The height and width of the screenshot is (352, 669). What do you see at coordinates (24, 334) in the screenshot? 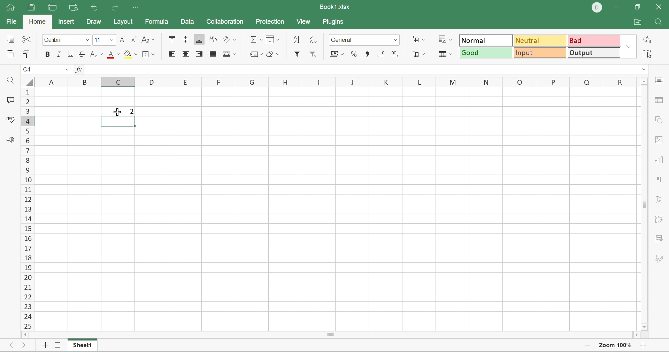
I see `Scroll Left` at bounding box center [24, 334].